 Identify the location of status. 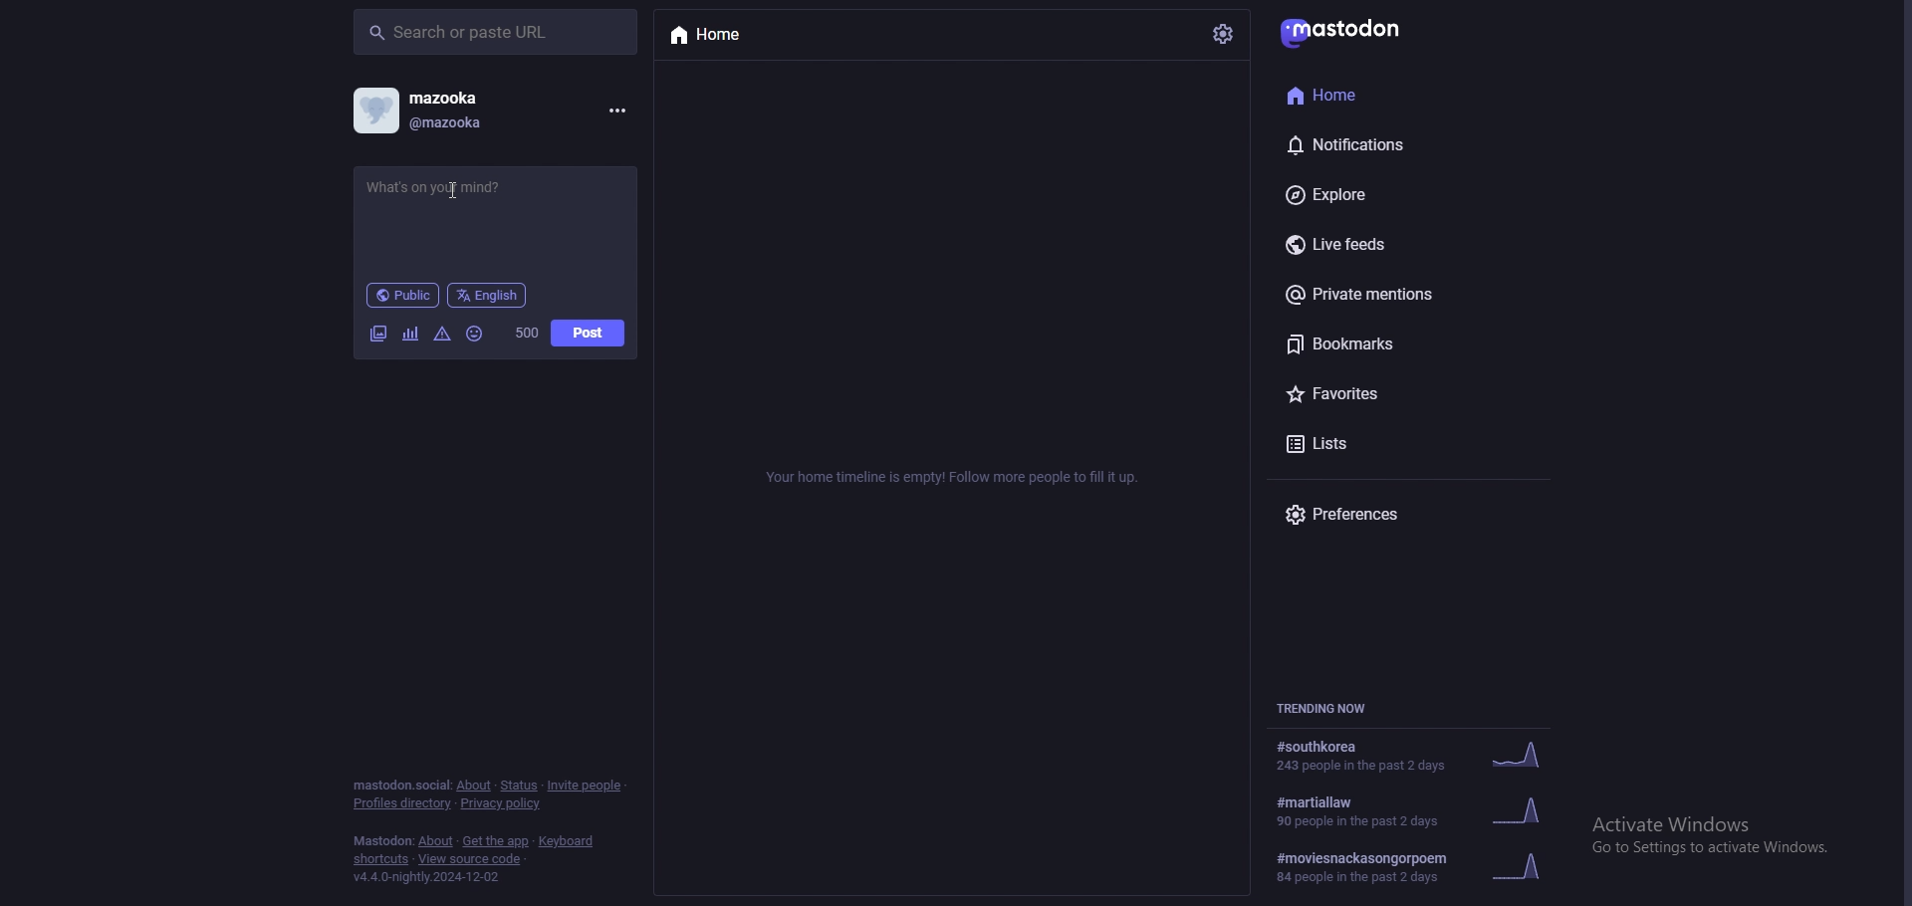
(519, 786).